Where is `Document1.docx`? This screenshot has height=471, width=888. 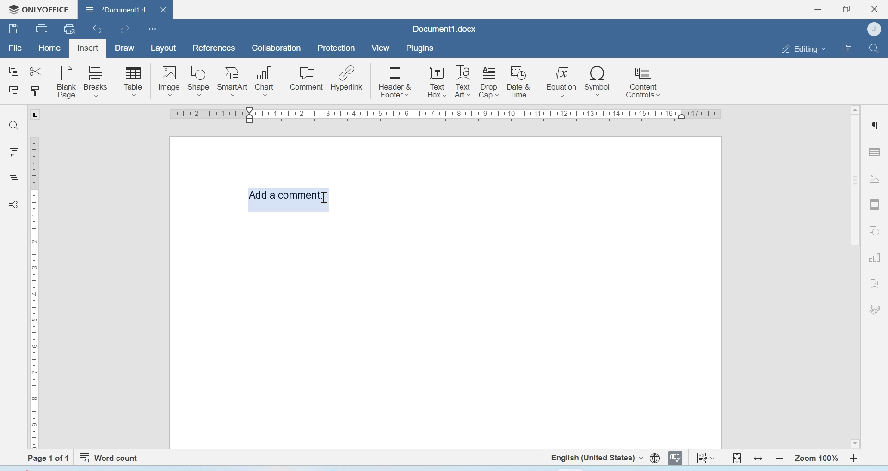
Document1.docx is located at coordinates (444, 29).